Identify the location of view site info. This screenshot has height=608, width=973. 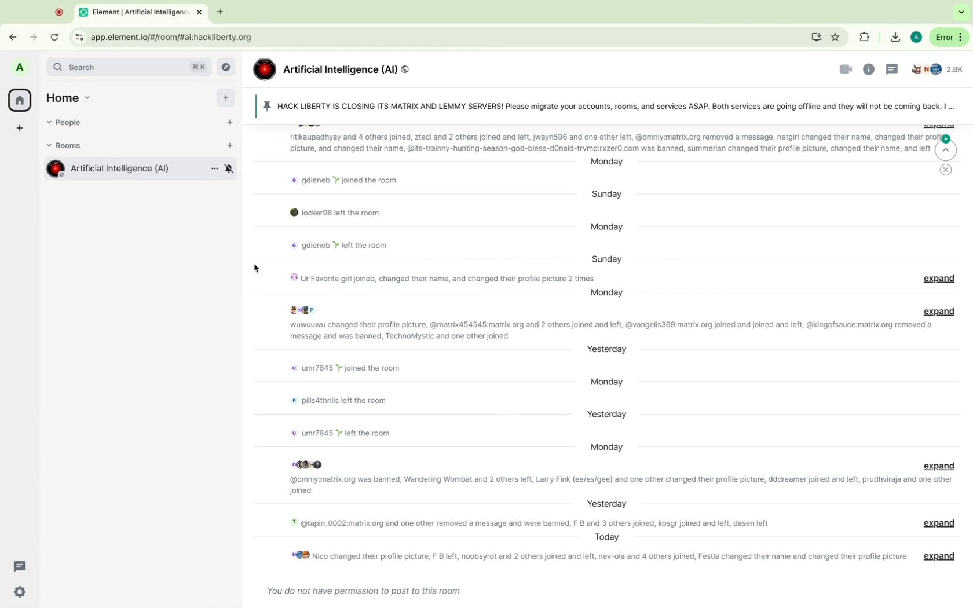
(77, 36).